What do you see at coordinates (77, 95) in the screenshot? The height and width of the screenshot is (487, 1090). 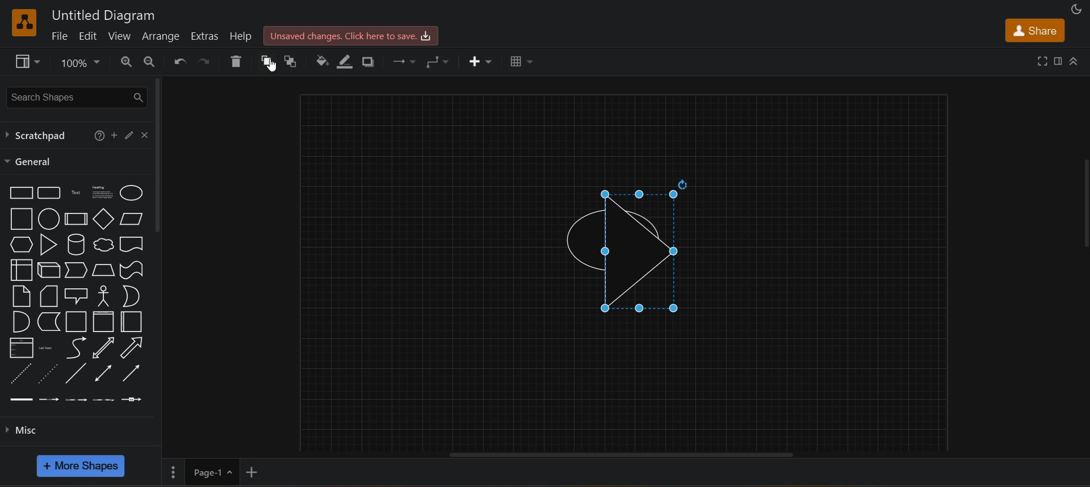 I see `search shapes` at bounding box center [77, 95].